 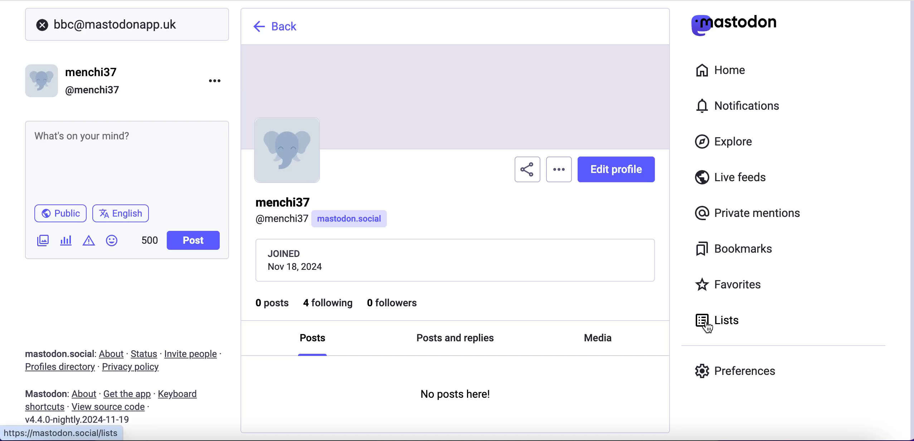 I want to click on live feeds, so click(x=731, y=180).